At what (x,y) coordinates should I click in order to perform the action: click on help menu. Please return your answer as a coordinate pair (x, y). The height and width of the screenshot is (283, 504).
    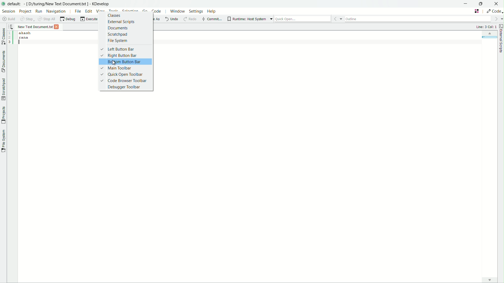
    Looking at the image, I should click on (212, 12).